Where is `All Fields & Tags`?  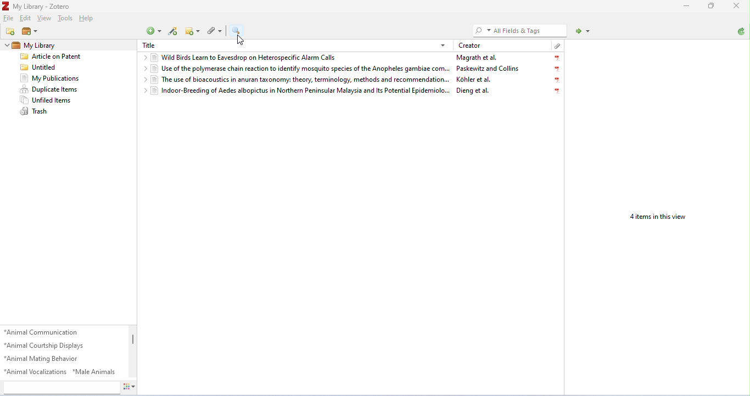 All Fields & Tags is located at coordinates (516, 30).